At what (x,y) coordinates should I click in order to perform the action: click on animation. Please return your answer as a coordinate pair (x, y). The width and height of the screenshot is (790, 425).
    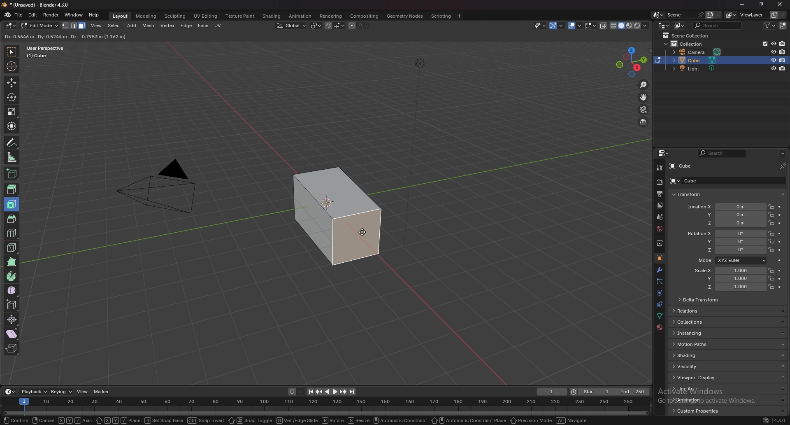
    Looking at the image, I should click on (696, 399).